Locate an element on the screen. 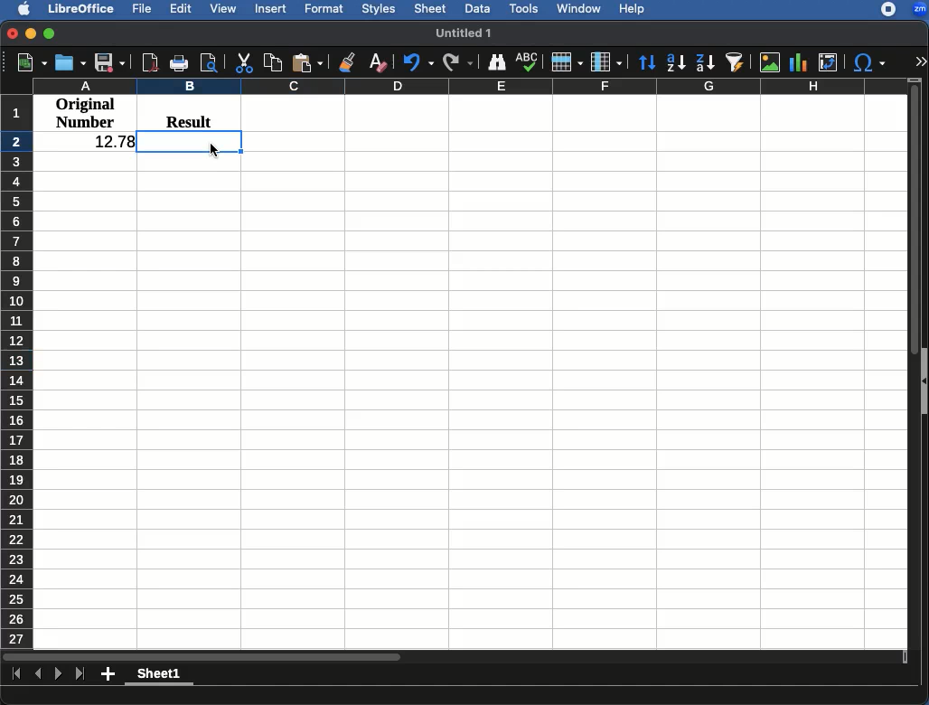 Image resolution: width=929 pixels, height=705 pixels. Window is located at coordinates (579, 9).